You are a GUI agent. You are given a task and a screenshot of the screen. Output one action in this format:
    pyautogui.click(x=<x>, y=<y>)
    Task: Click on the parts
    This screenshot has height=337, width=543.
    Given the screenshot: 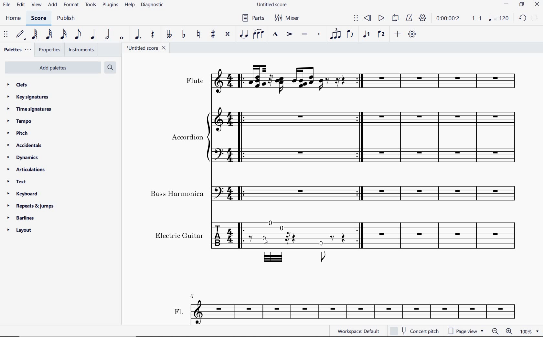 What is the action you would take?
    pyautogui.click(x=253, y=18)
    